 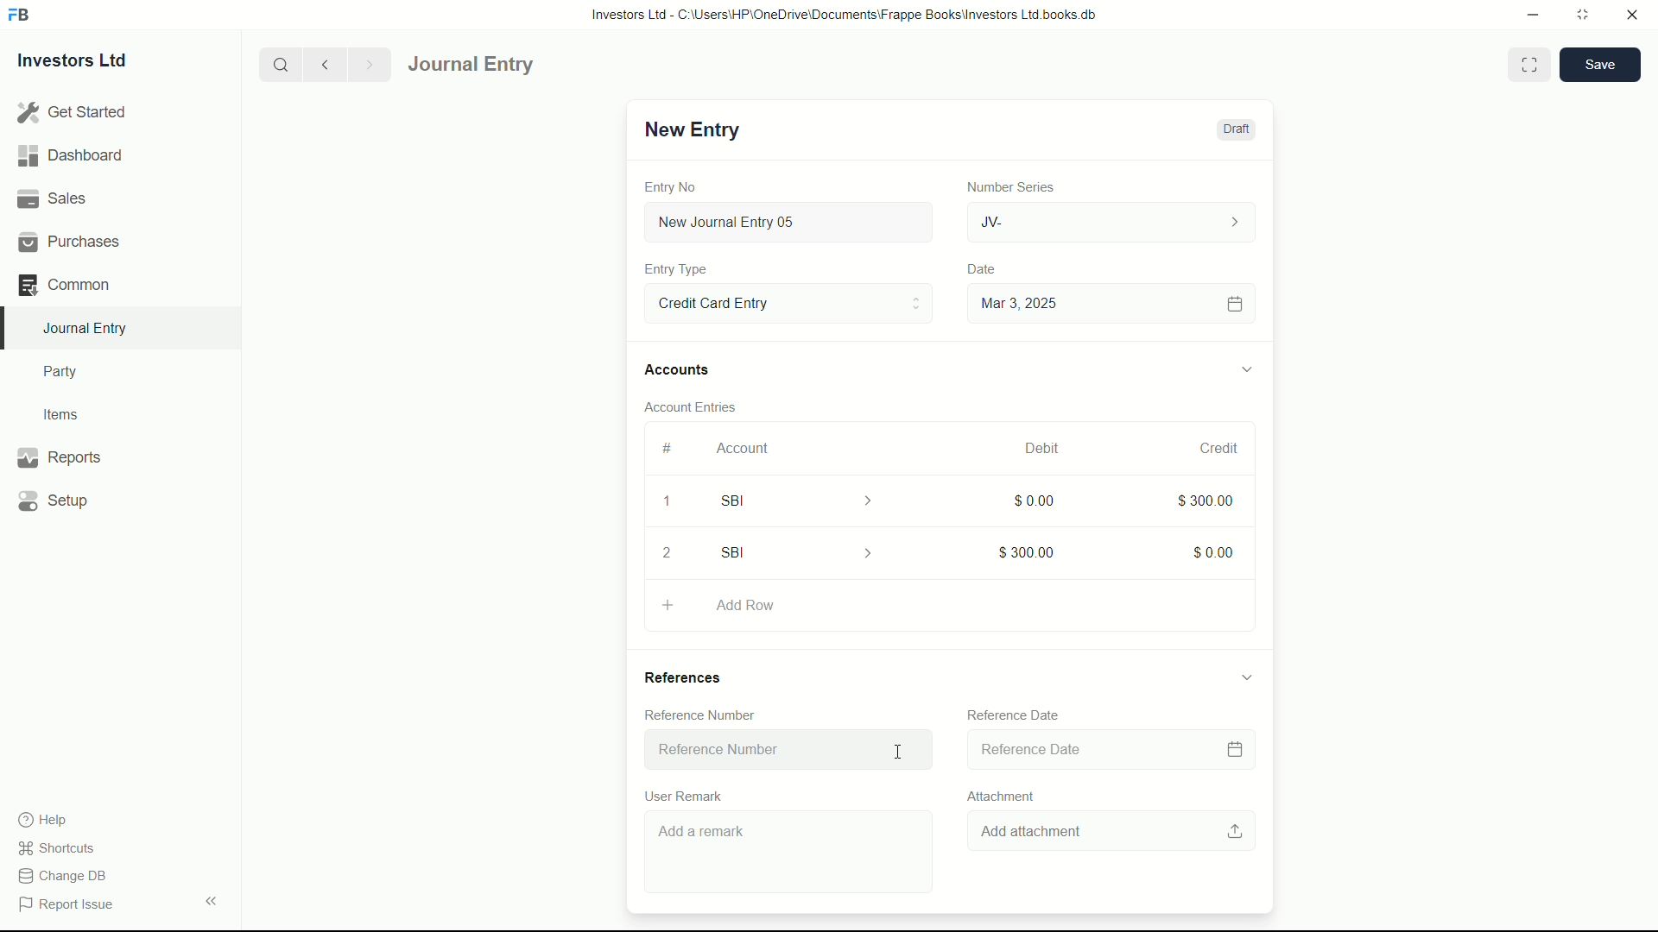 I want to click on SBI, so click(x=801, y=552).